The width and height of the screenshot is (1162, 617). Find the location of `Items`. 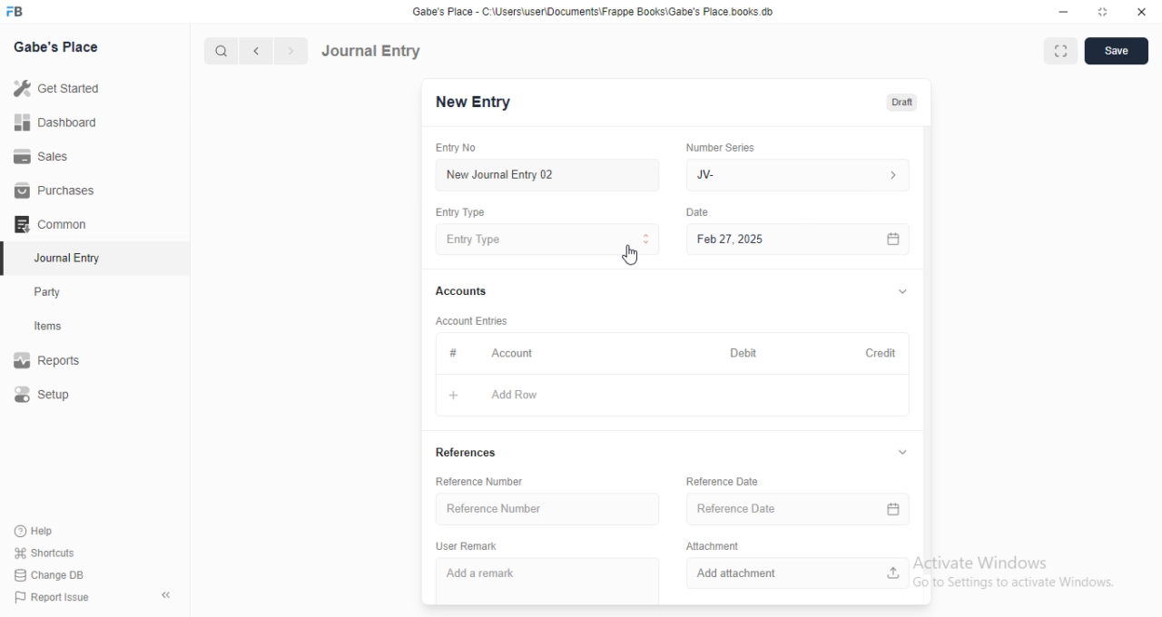

Items is located at coordinates (50, 327).